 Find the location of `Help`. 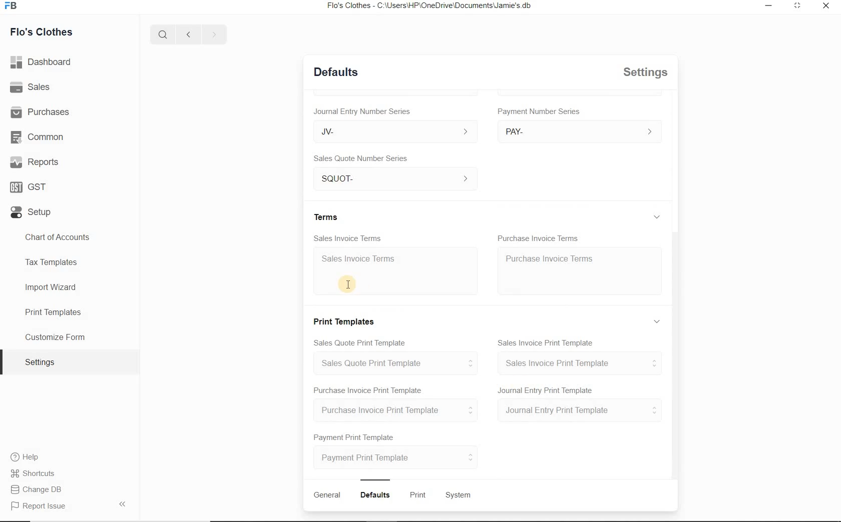

Help is located at coordinates (25, 456).